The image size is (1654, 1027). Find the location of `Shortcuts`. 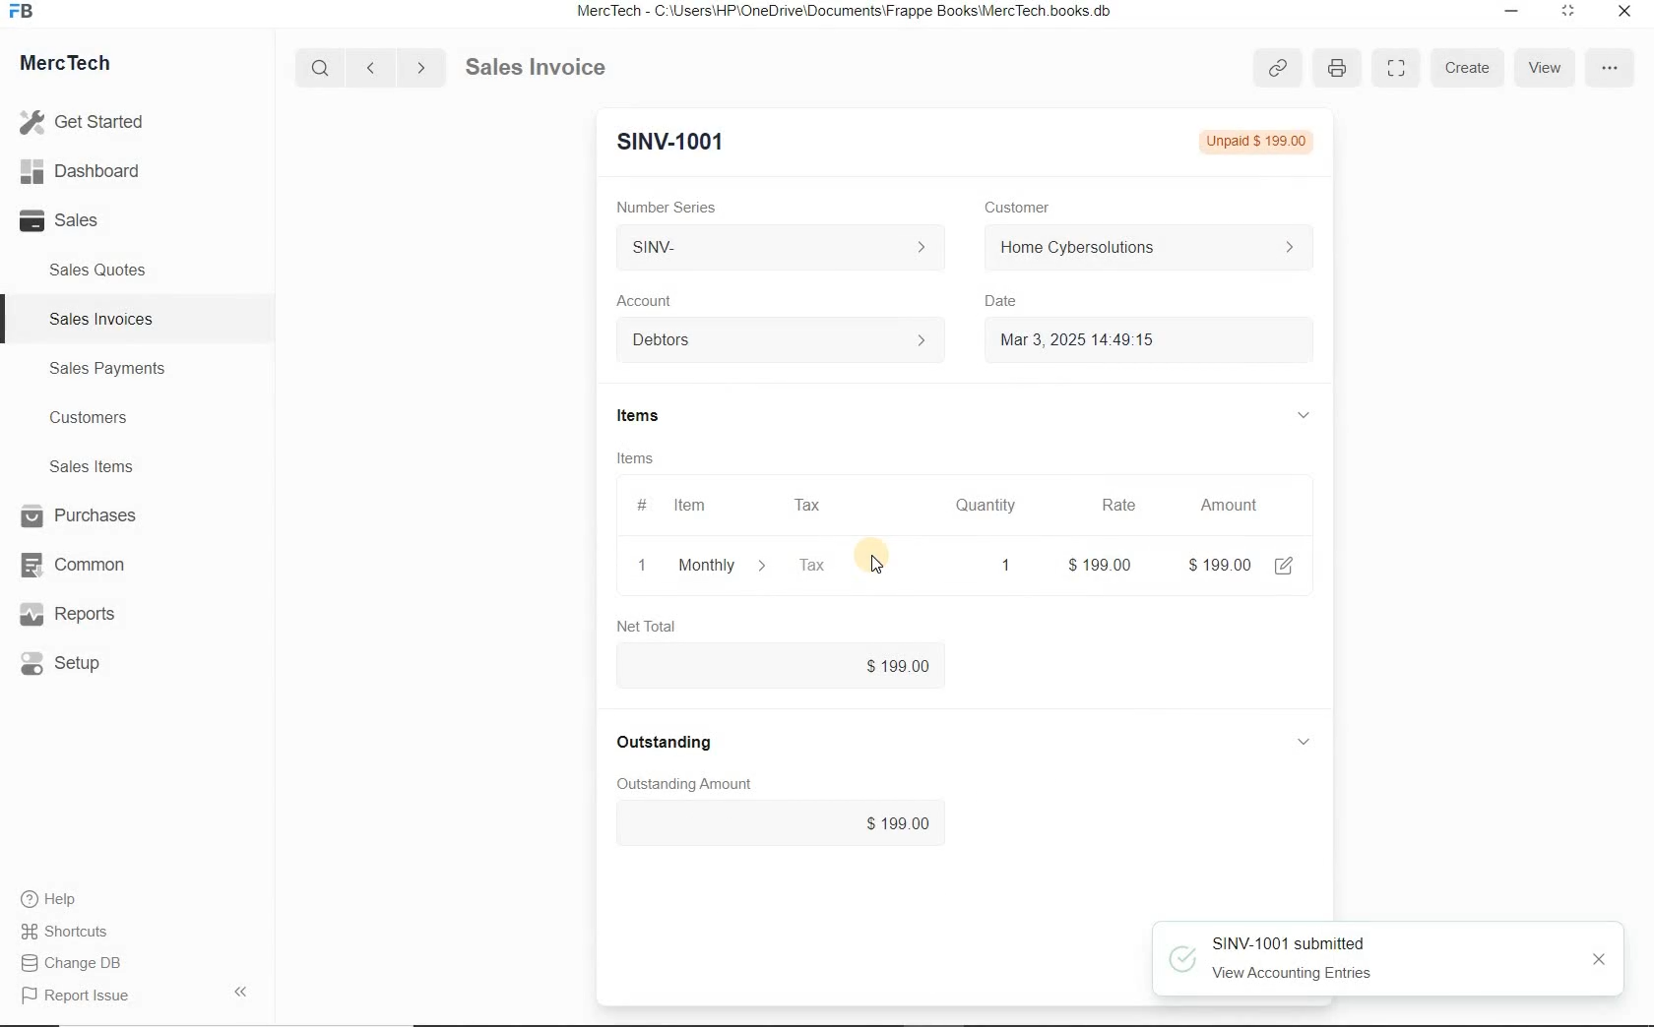

Shortcuts is located at coordinates (74, 933).